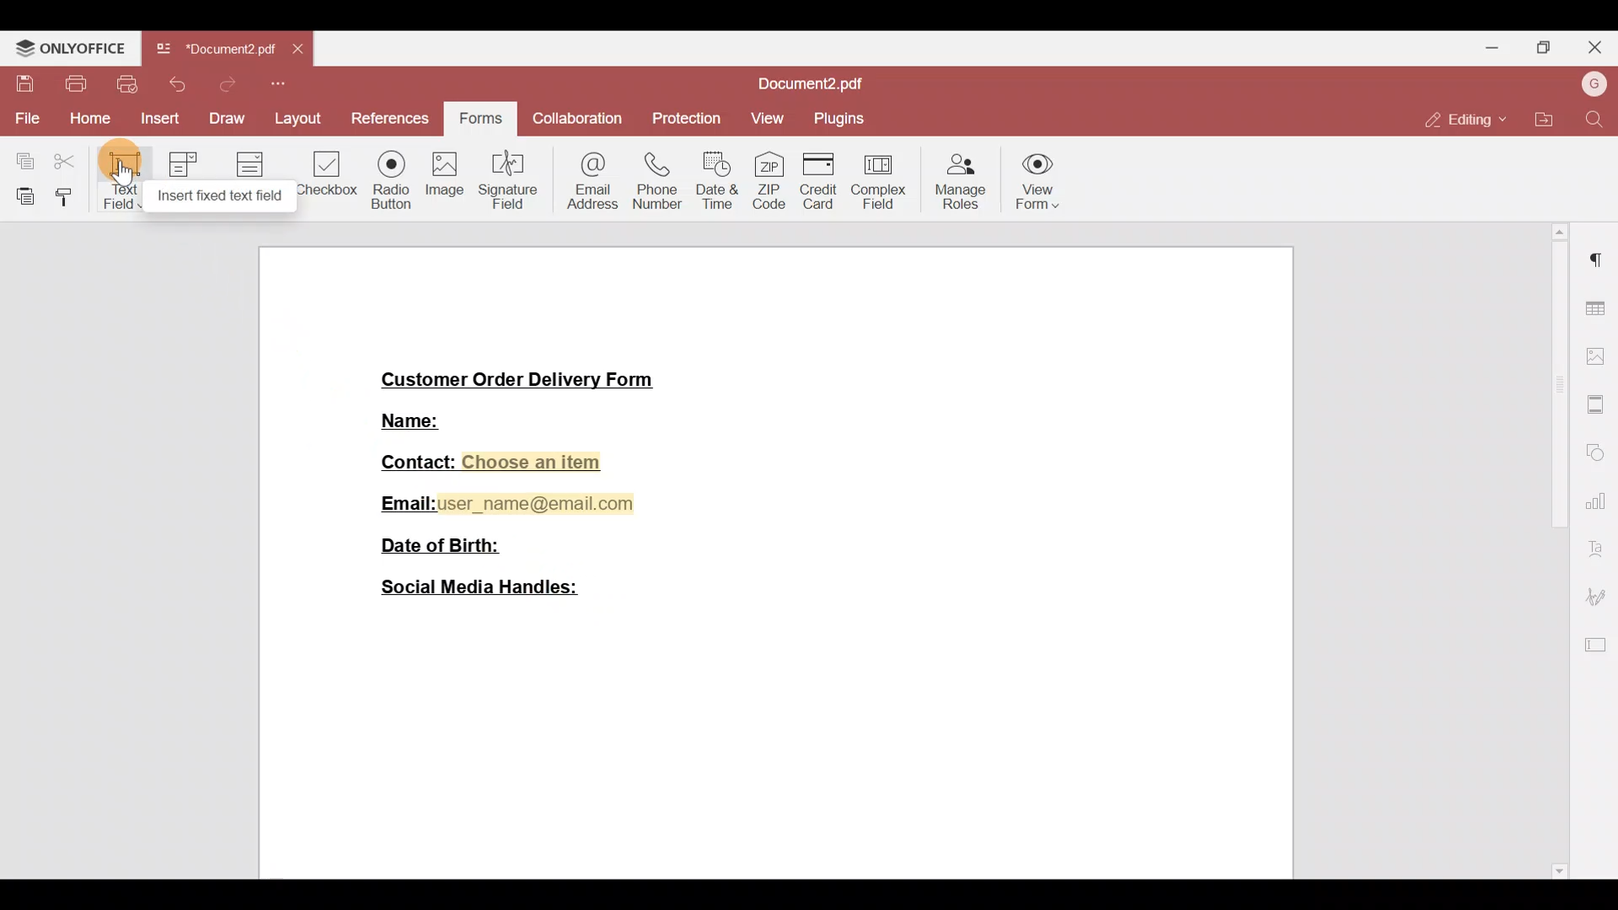 The image size is (1618, 910). I want to click on Open file location, so click(1539, 117).